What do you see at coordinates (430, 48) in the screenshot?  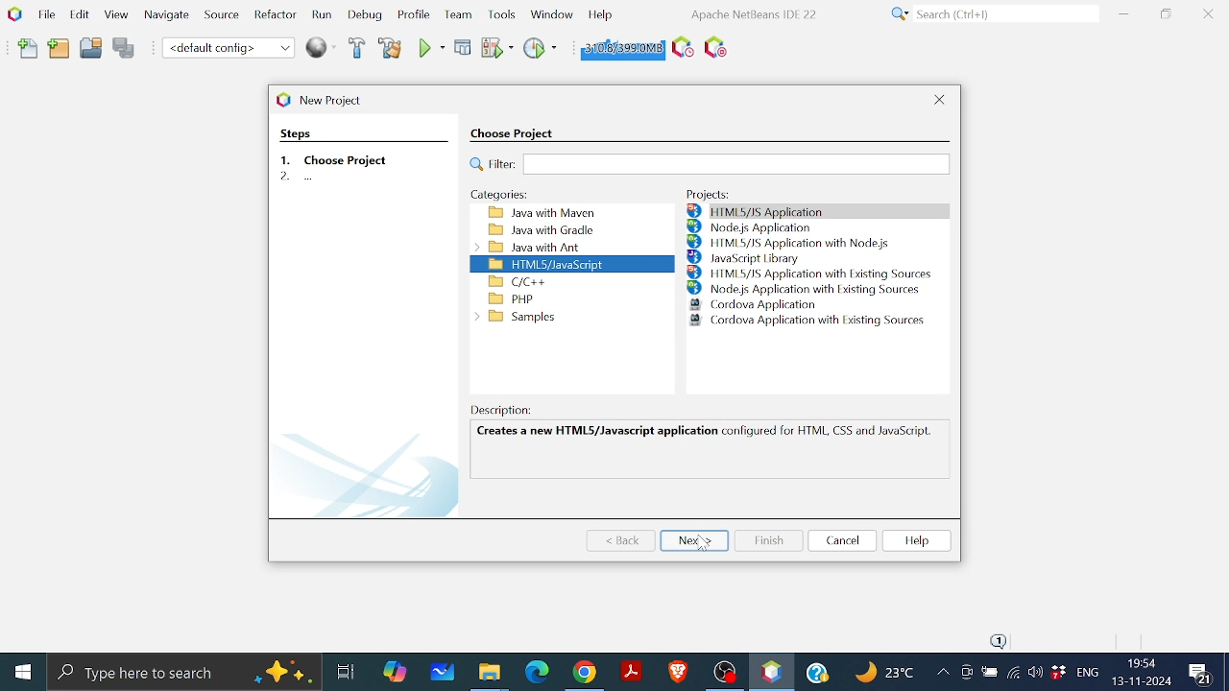 I see `Run` at bounding box center [430, 48].